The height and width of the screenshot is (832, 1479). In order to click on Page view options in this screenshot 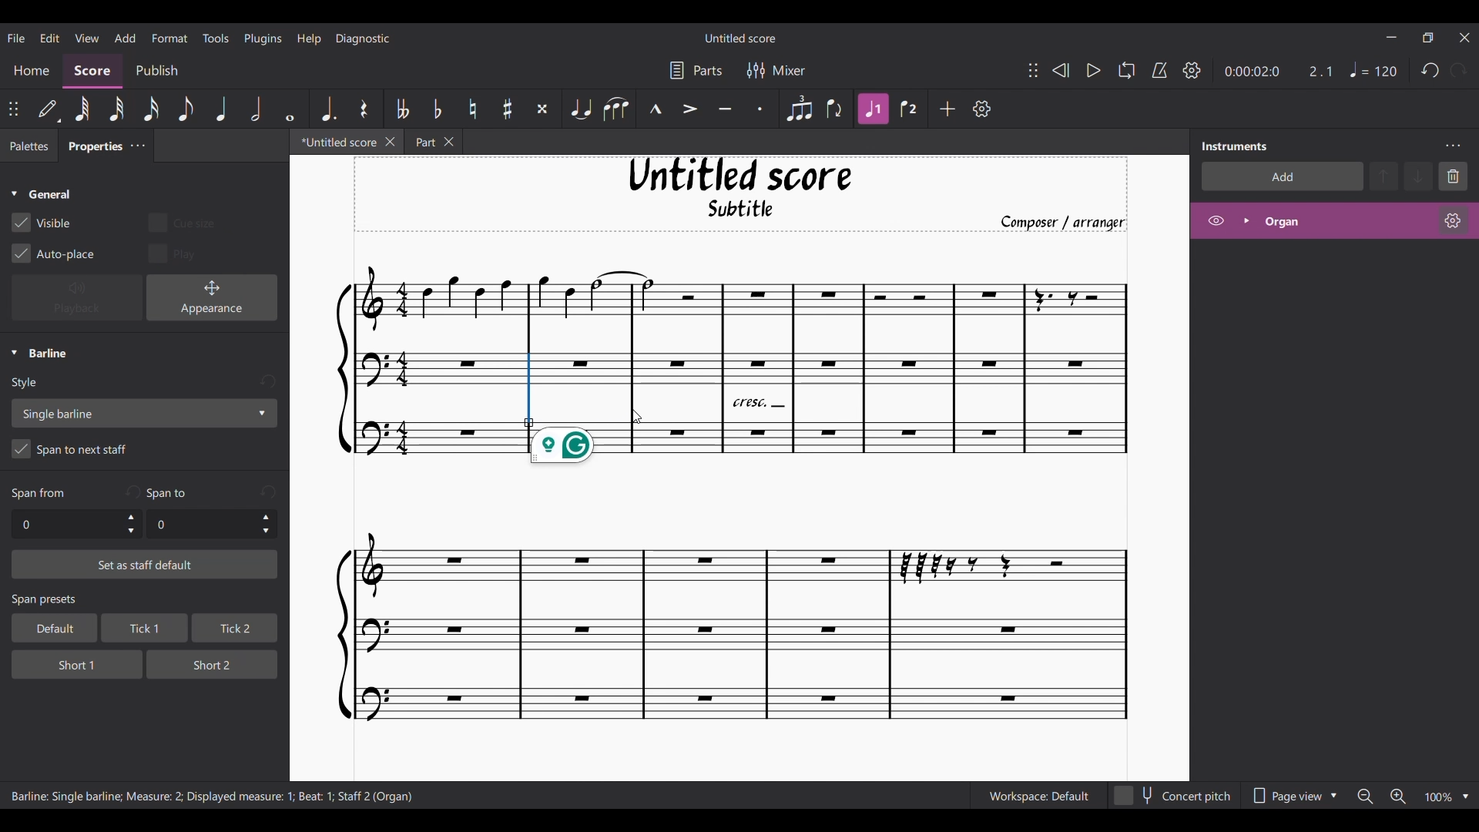, I will do `click(1291, 796)`.